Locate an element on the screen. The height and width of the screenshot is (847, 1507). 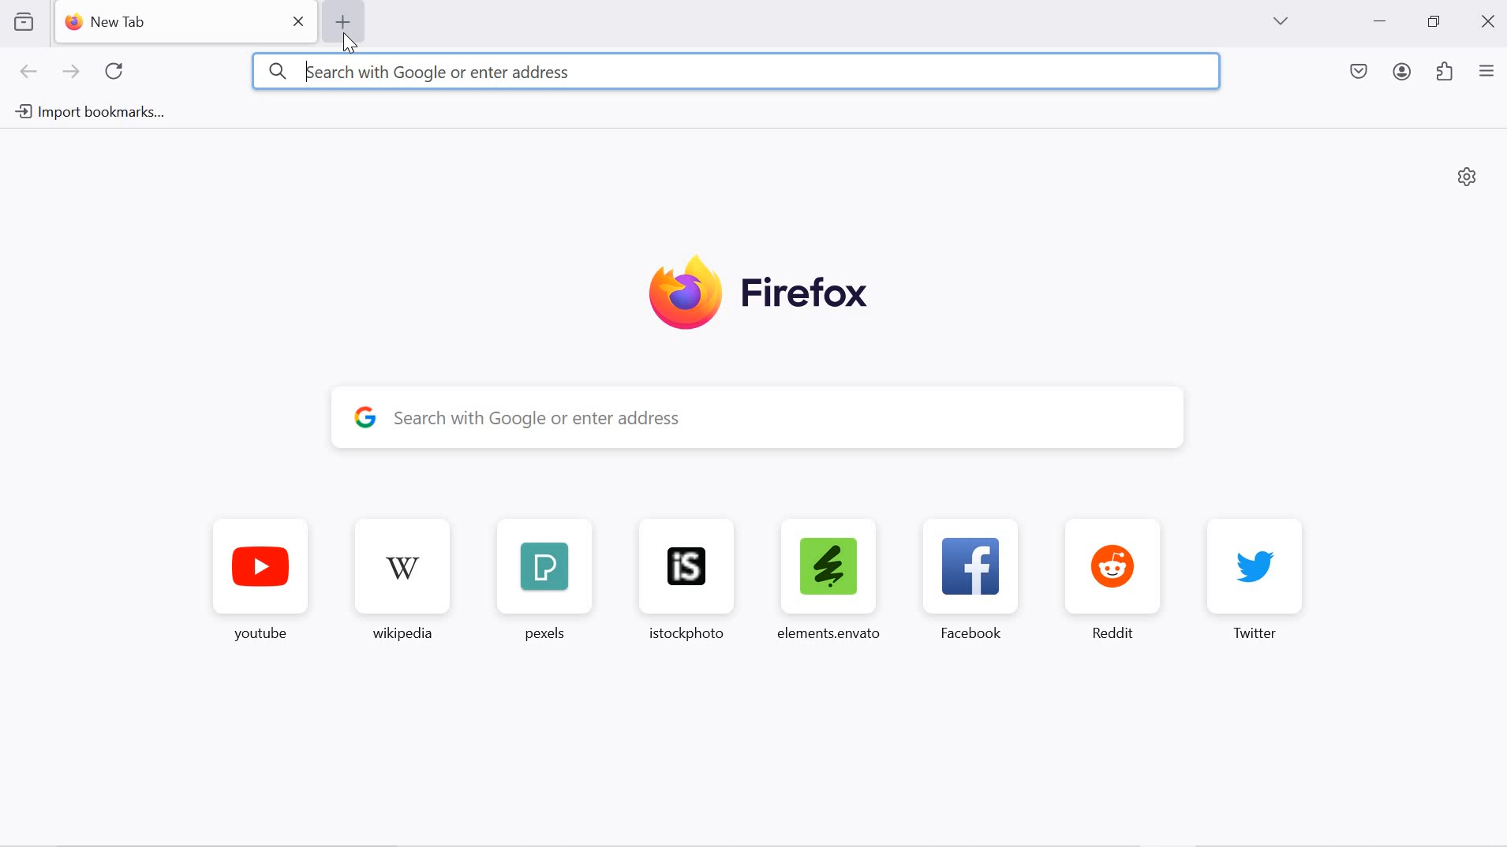
view recent browsing across devices and windows is located at coordinates (23, 21).